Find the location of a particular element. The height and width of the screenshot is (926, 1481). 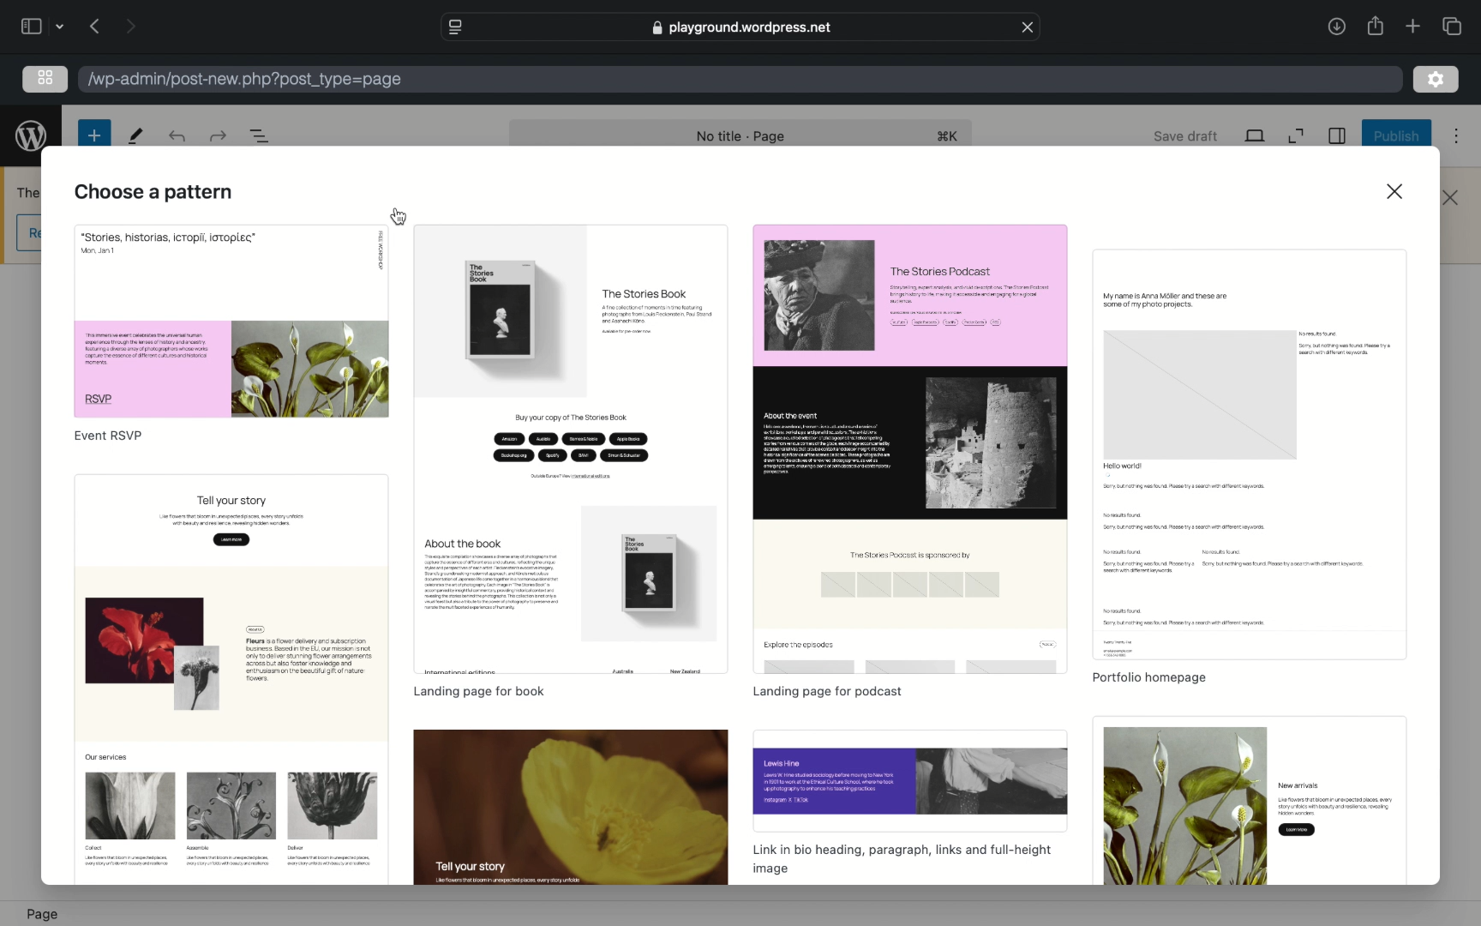

document overview is located at coordinates (260, 136).